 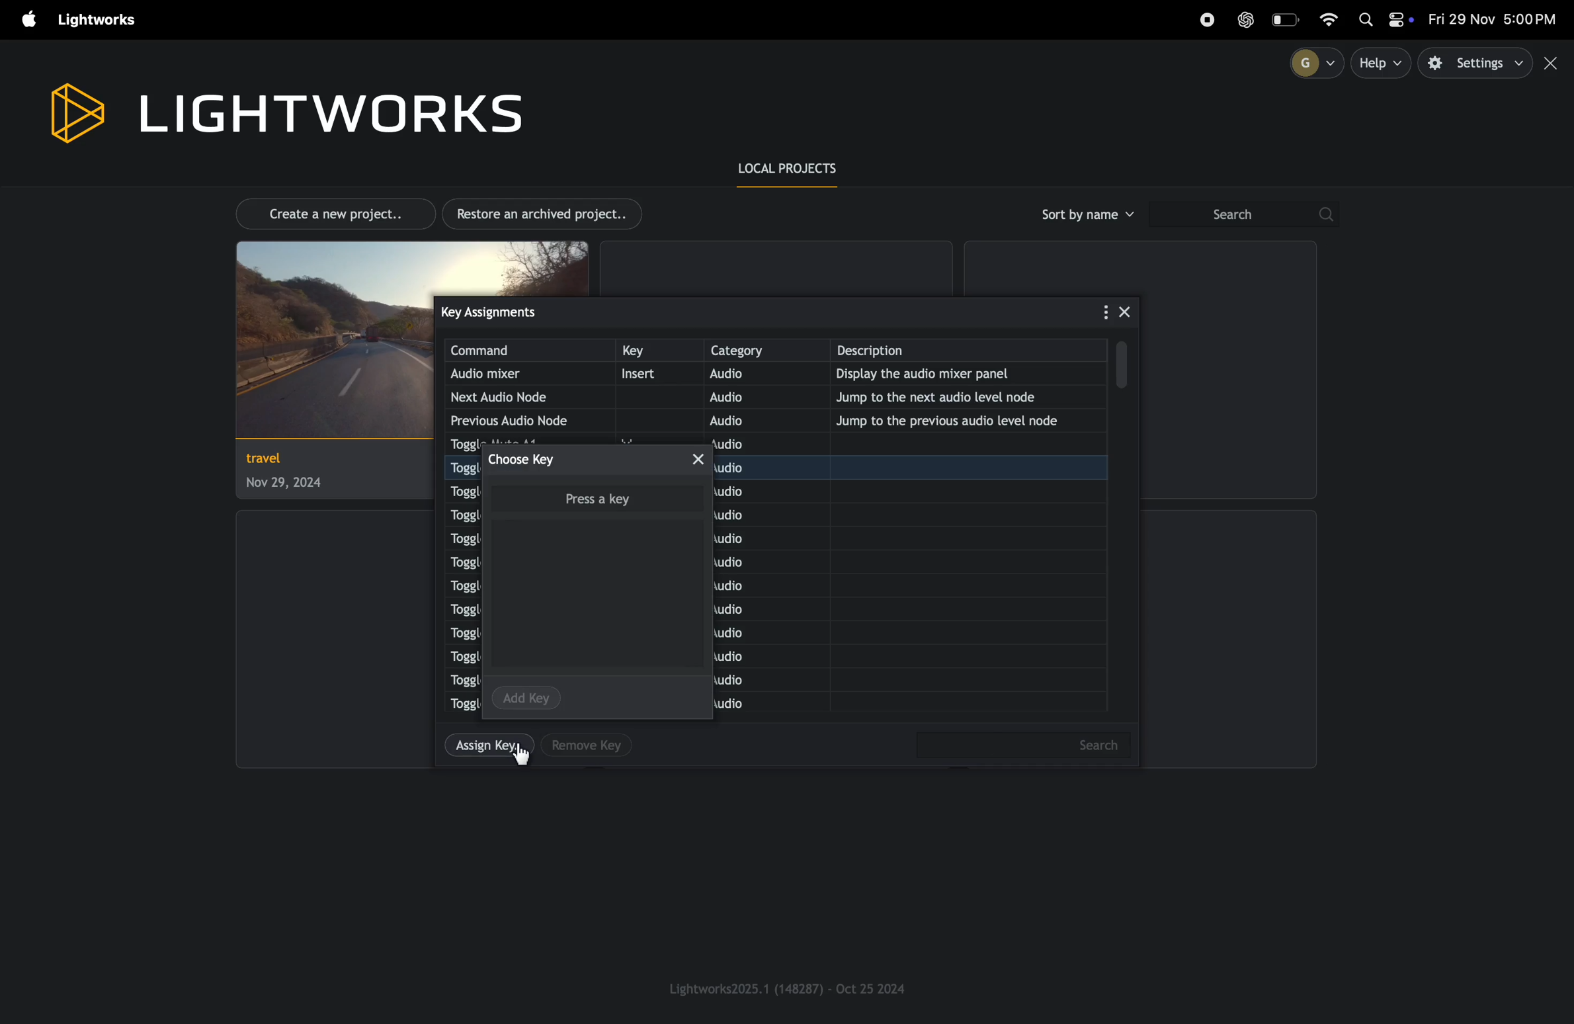 What do you see at coordinates (23, 21) in the screenshot?
I see `apple menu` at bounding box center [23, 21].